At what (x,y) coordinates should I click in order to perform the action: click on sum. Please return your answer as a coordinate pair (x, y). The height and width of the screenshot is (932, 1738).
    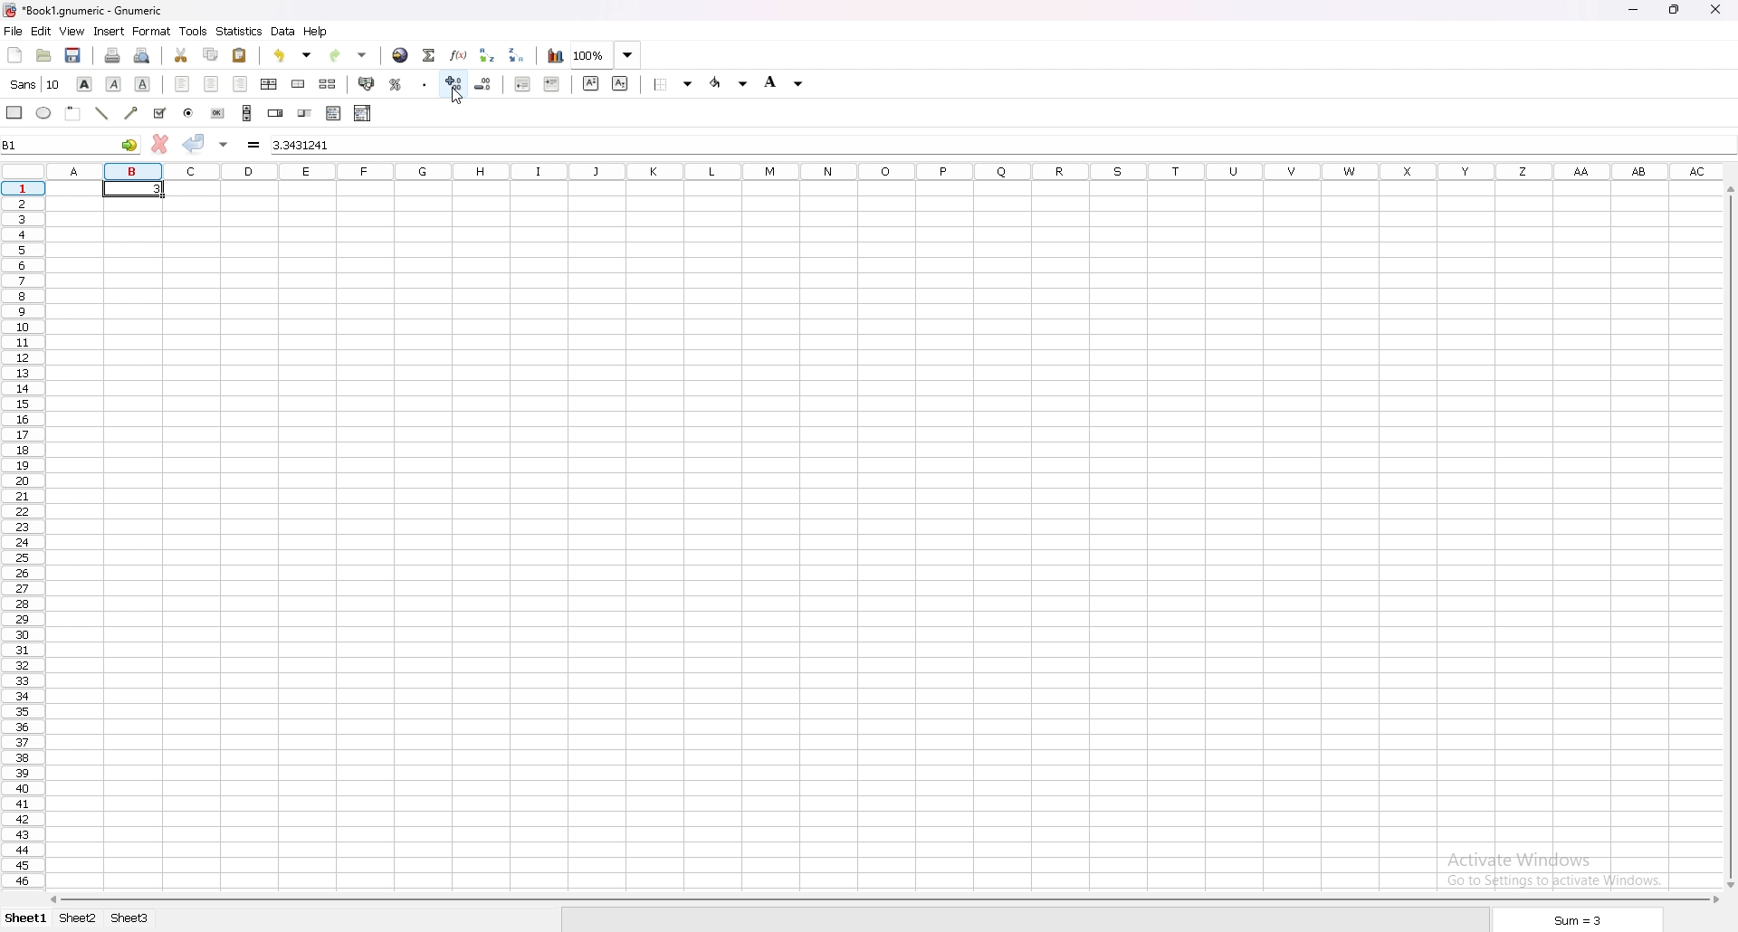
    Looking at the image, I should click on (1579, 920).